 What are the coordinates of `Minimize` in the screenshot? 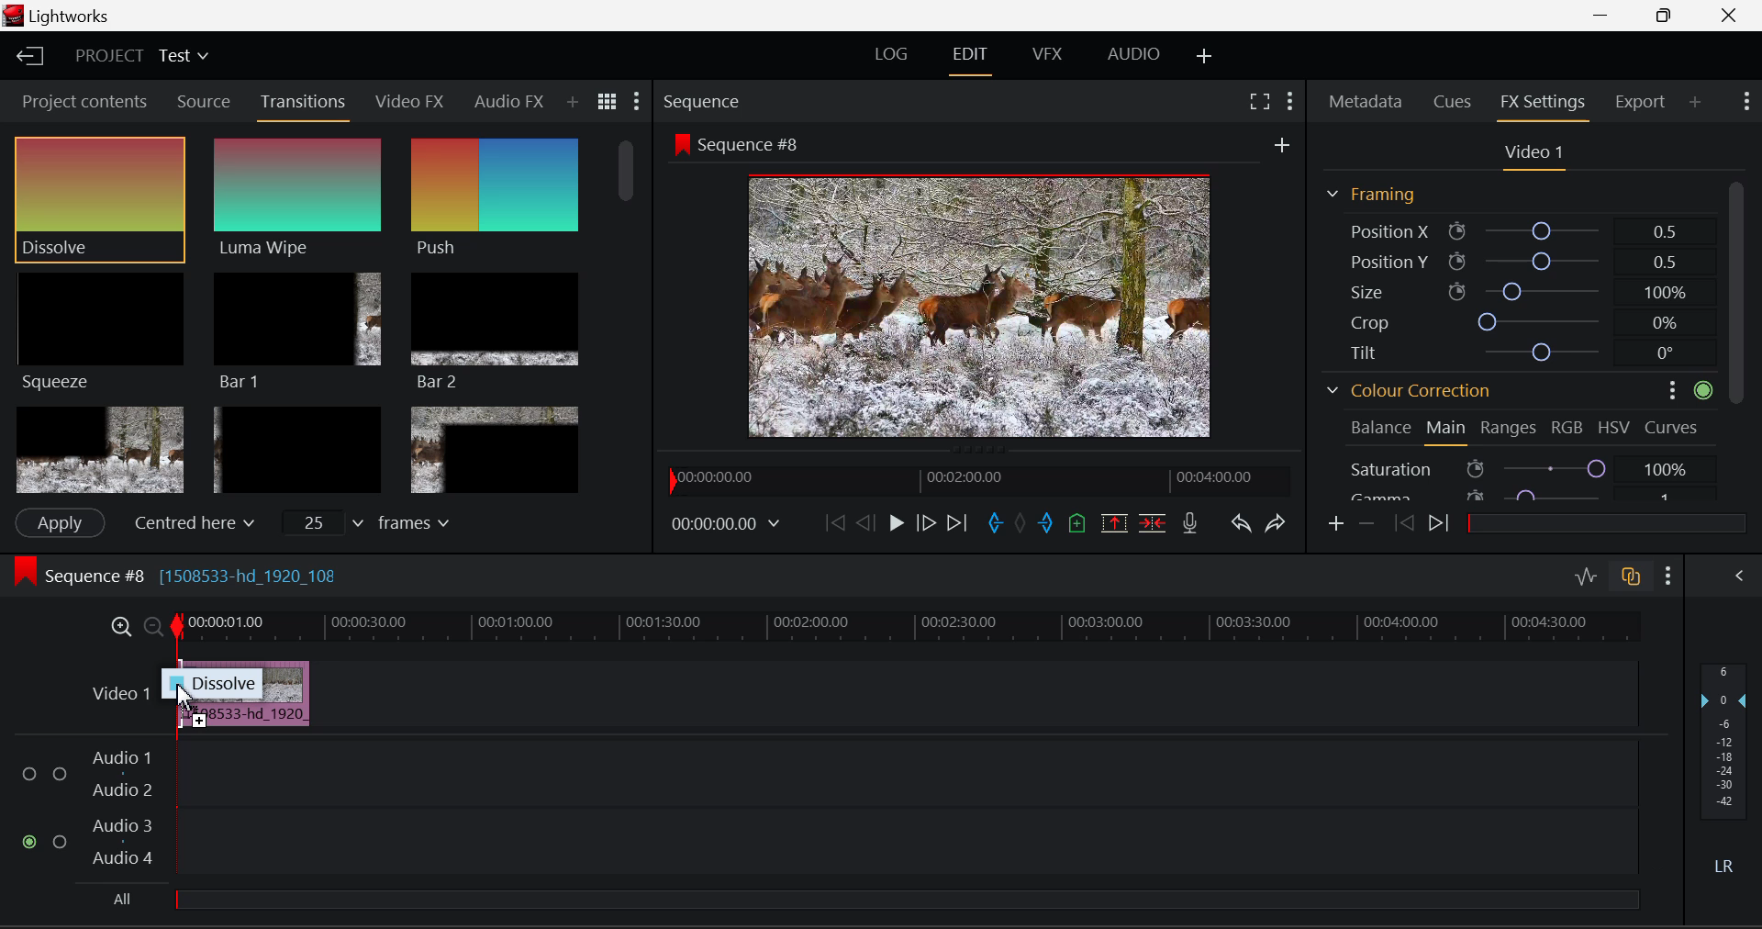 It's located at (1667, 16).